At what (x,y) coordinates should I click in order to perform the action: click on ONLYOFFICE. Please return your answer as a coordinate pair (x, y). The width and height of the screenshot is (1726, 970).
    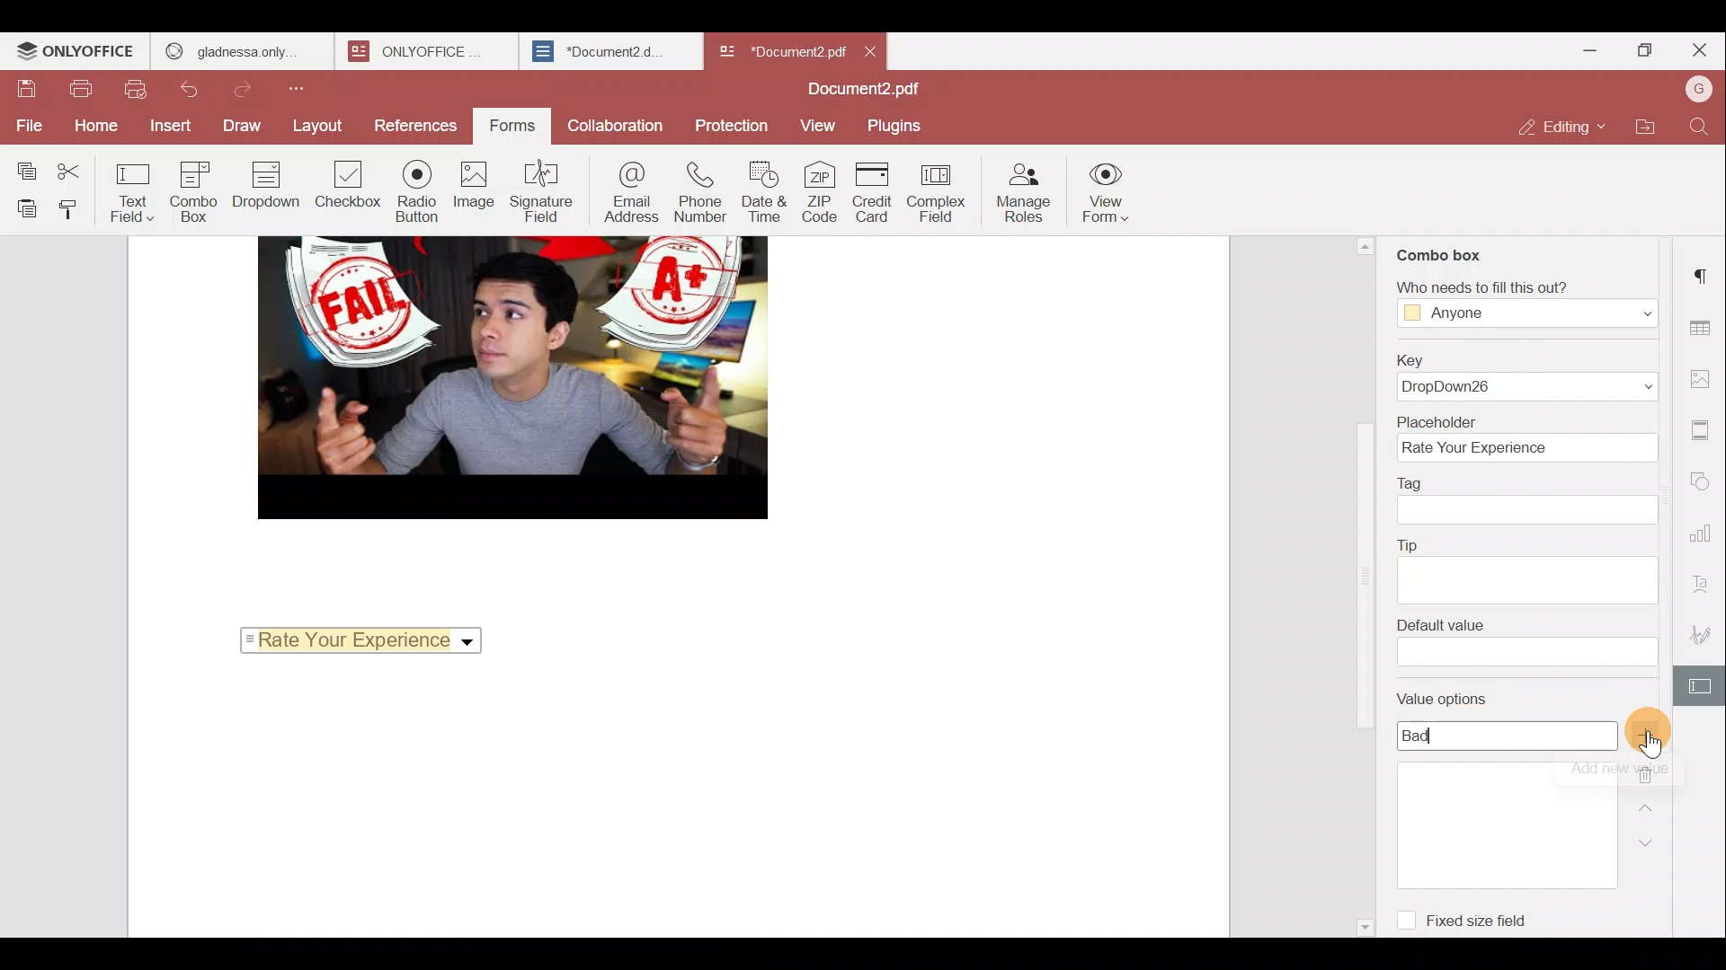
    Looking at the image, I should click on (76, 53).